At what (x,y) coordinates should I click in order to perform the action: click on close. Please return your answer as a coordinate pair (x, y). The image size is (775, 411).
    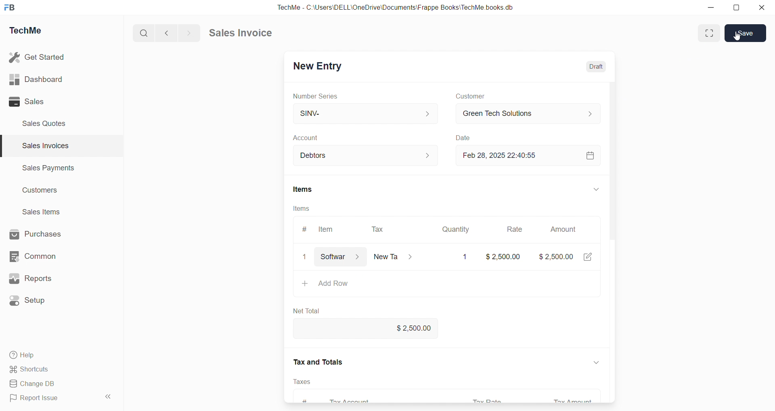
    Looking at the image, I should click on (305, 257).